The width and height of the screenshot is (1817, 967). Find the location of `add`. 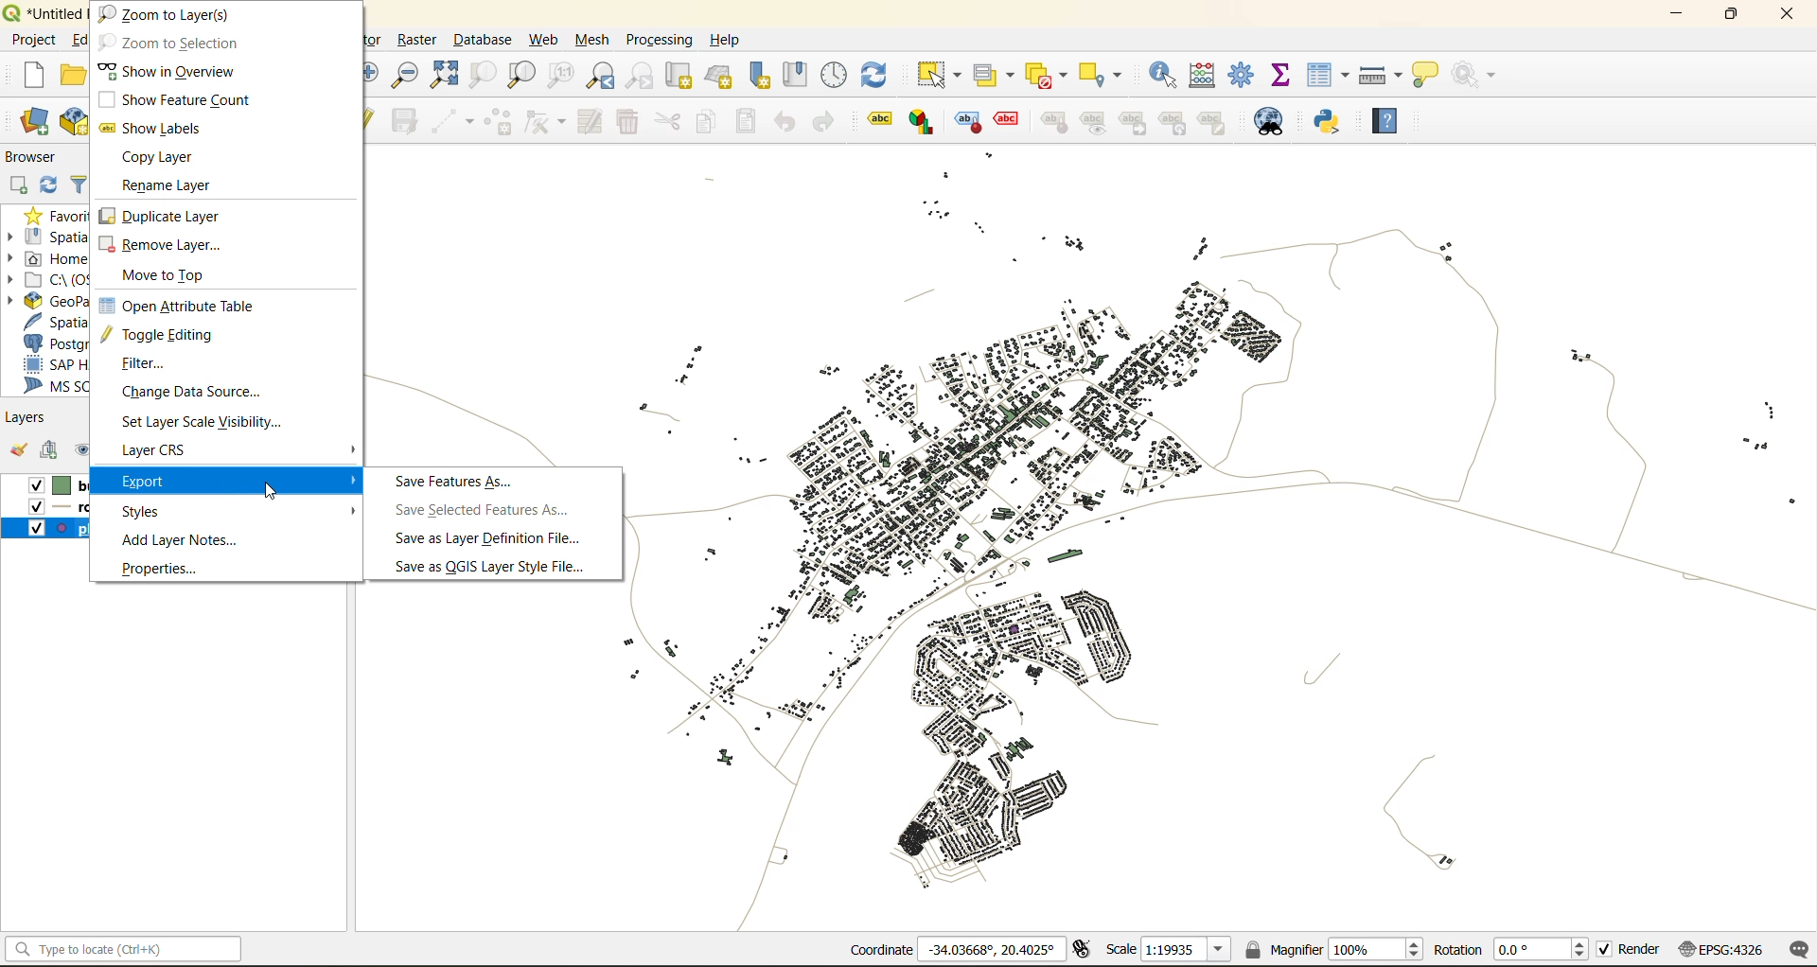

add is located at coordinates (55, 452).